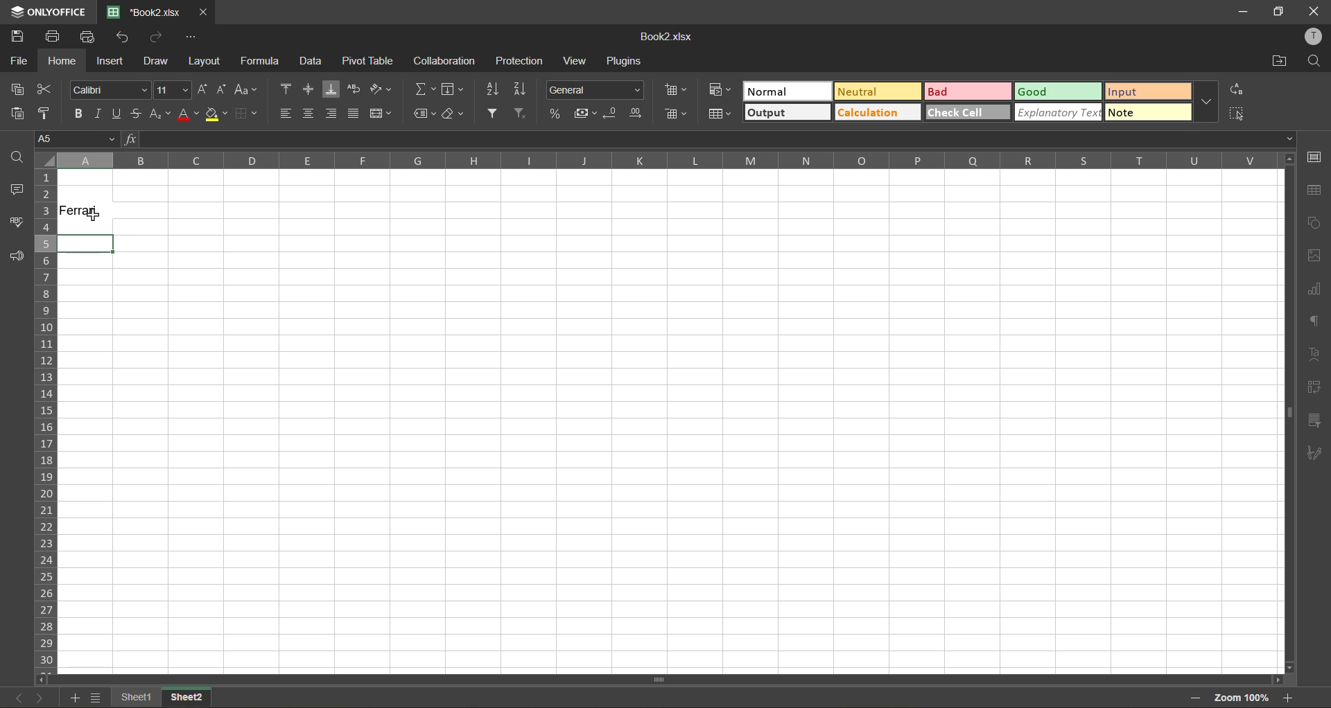 Image resolution: width=1331 pixels, height=708 pixels. What do you see at coordinates (206, 12) in the screenshot?
I see `close` at bounding box center [206, 12].